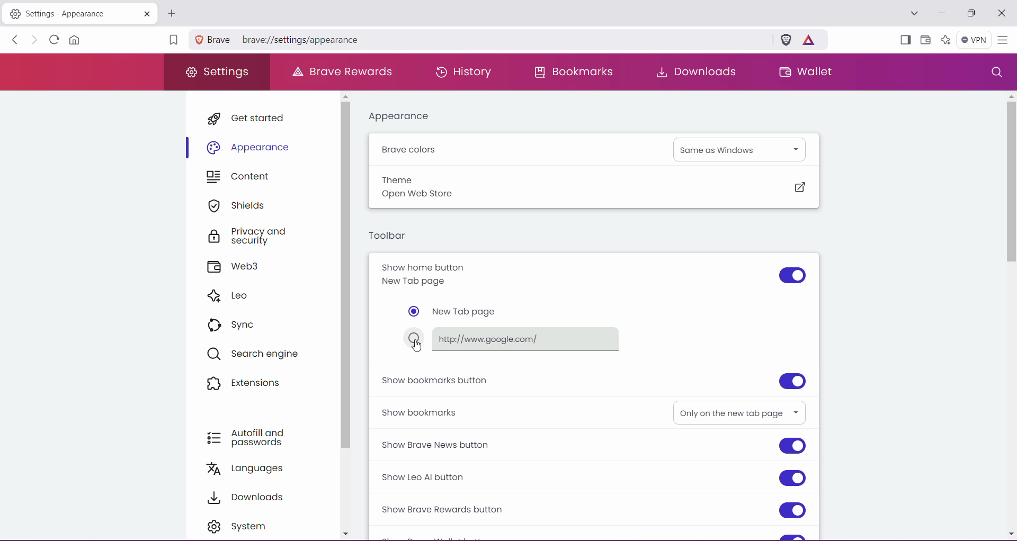  I want to click on Customize and control Brave, so click(1002, 41).